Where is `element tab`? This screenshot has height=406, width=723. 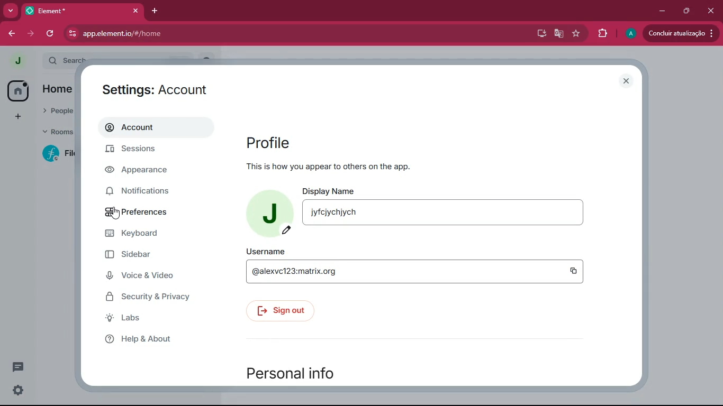 element tab is located at coordinates (84, 11).